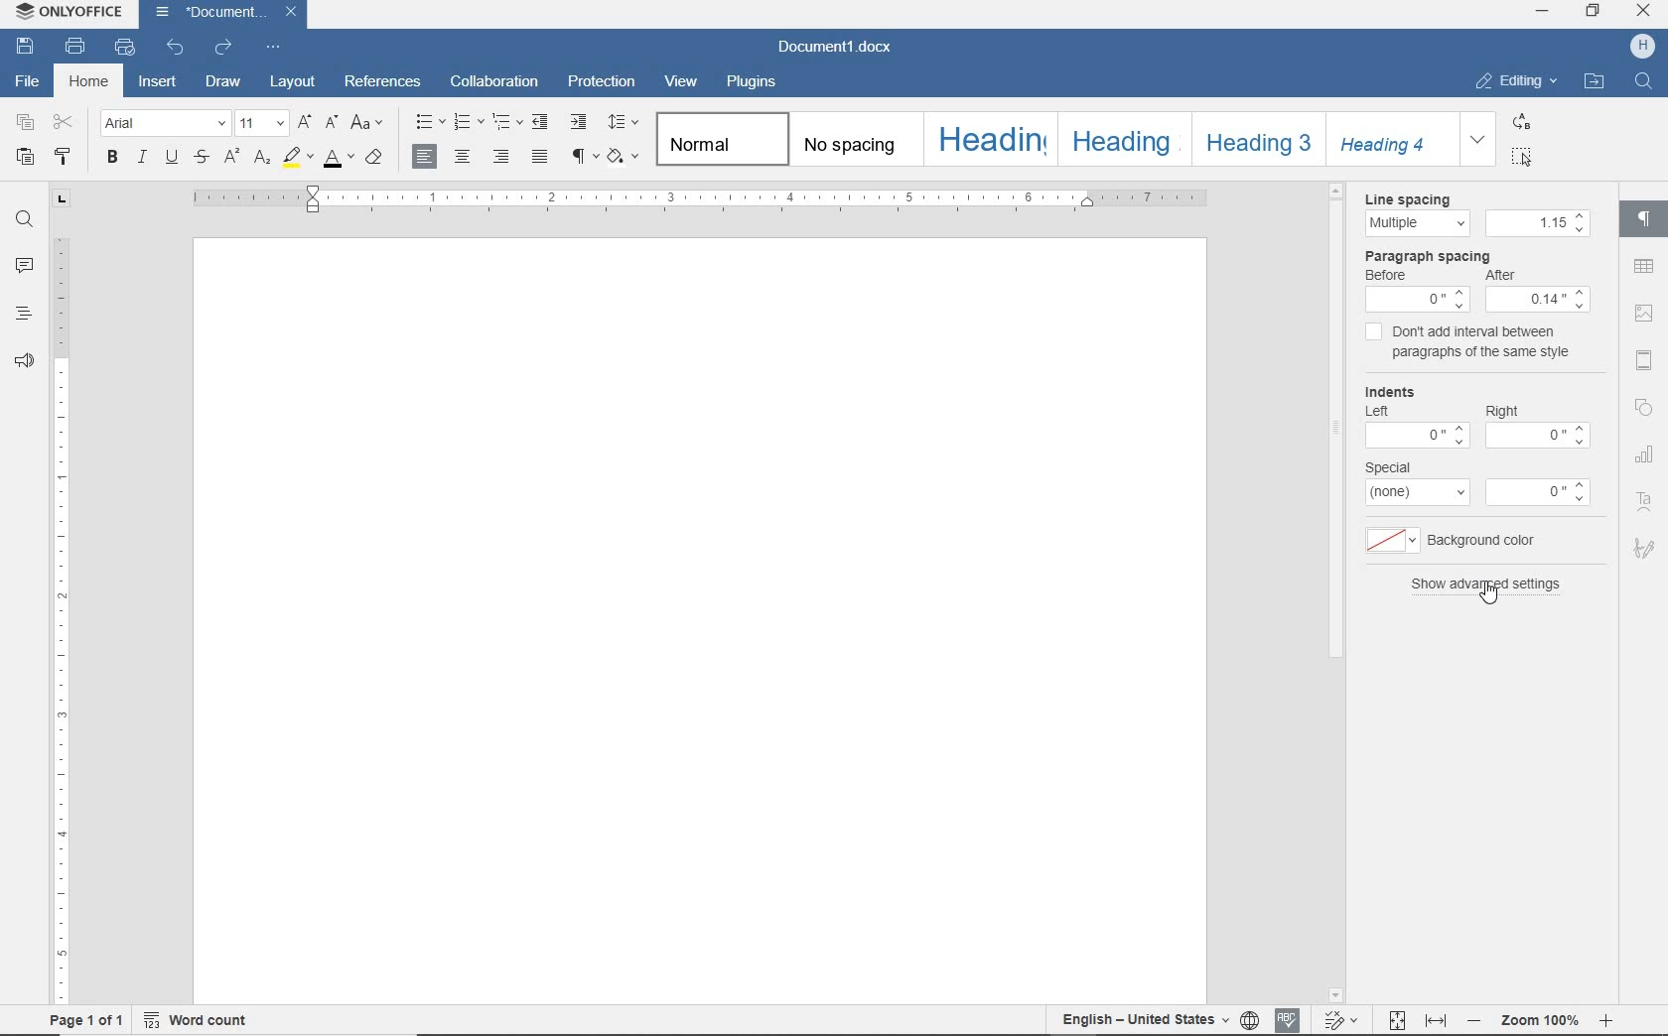 The width and height of the screenshot is (1668, 1036). I want to click on Signature, so click(1647, 551).